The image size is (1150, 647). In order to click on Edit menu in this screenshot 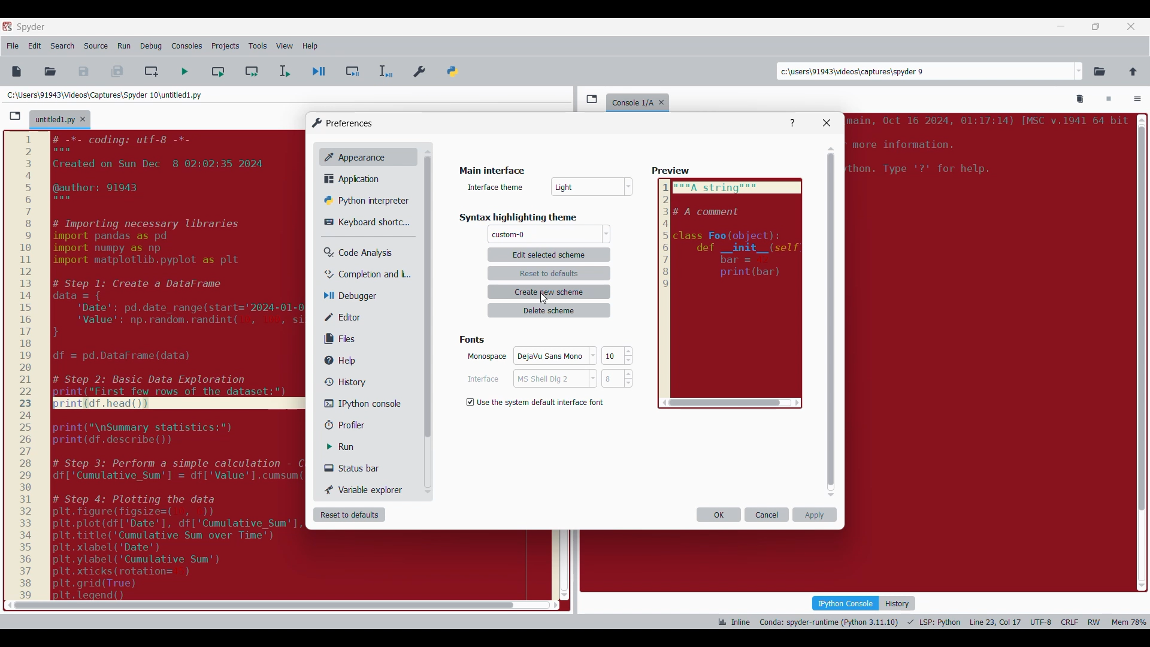, I will do `click(35, 46)`.